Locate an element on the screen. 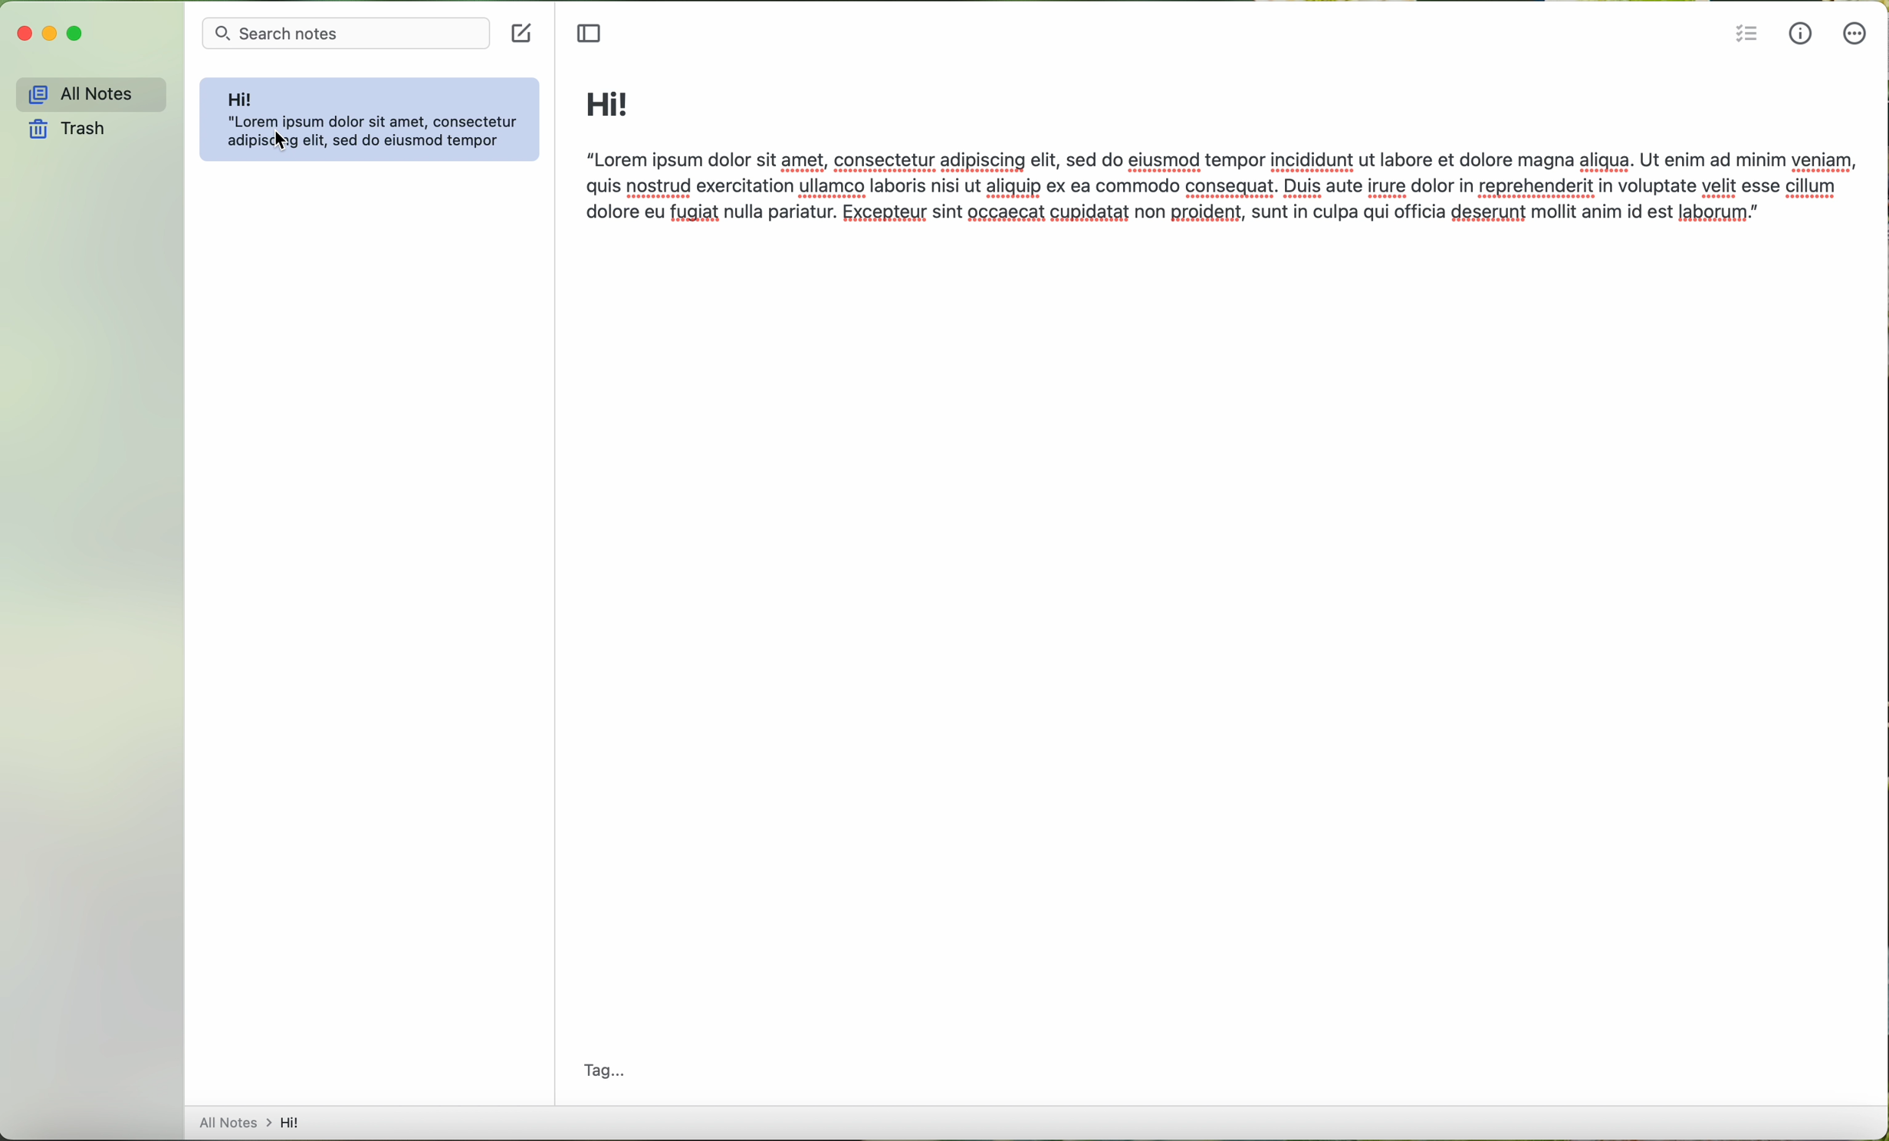  minimize Simplenote is located at coordinates (51, 33).